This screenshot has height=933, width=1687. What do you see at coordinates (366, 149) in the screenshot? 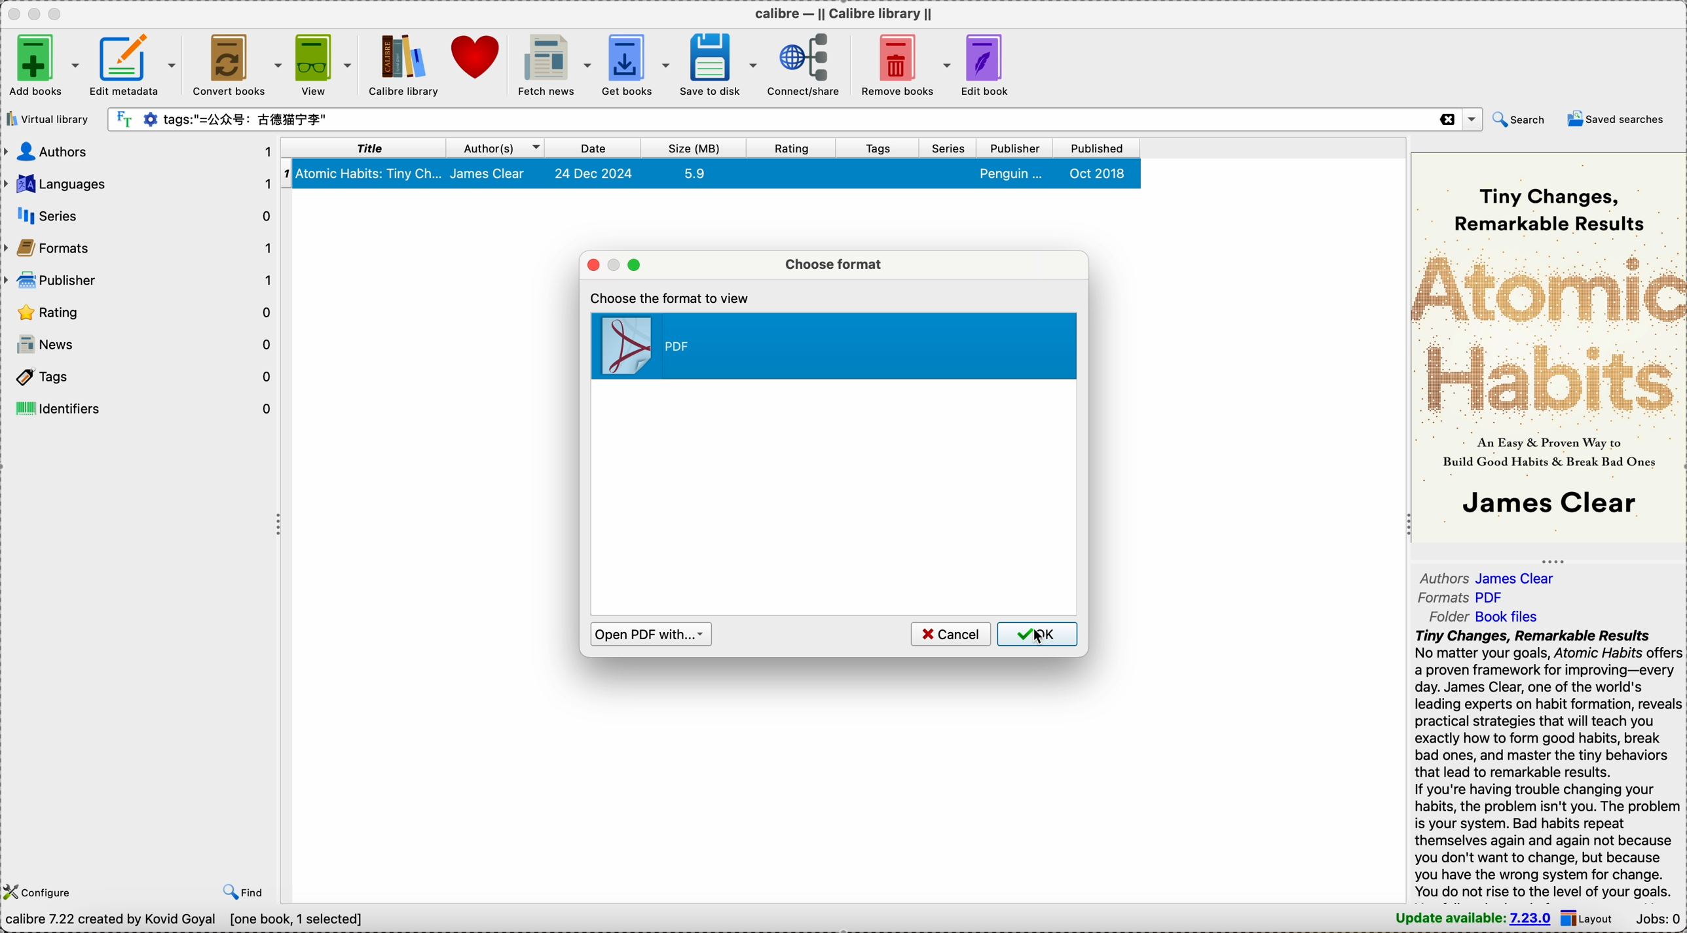
I see `title` at bounding box center [366, 149].